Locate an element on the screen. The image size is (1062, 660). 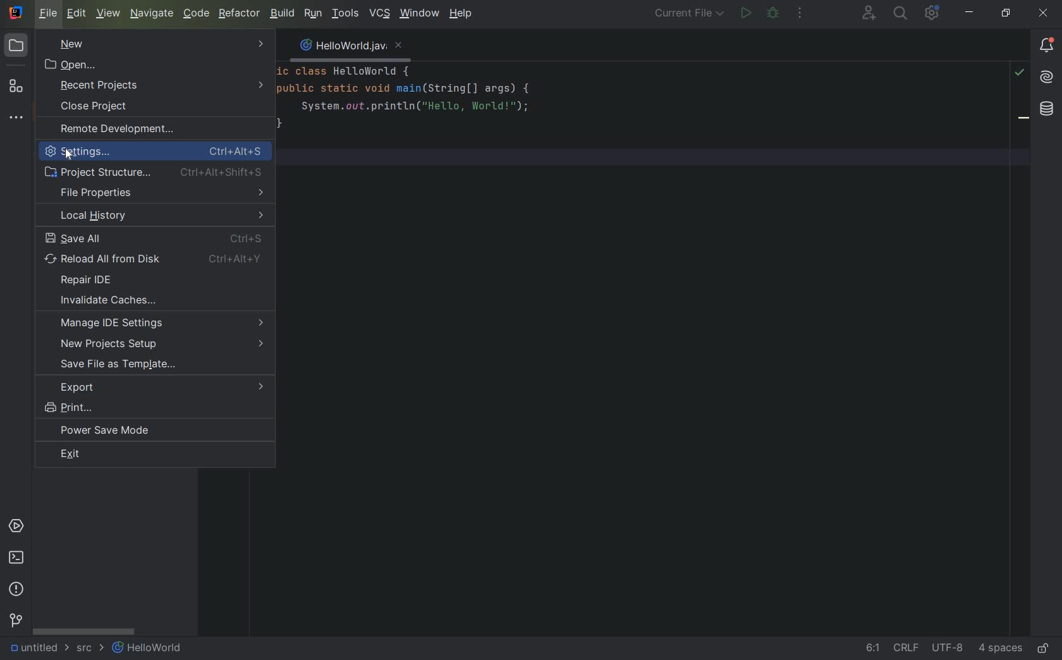
notifications is located at coordinates (1046, 47).